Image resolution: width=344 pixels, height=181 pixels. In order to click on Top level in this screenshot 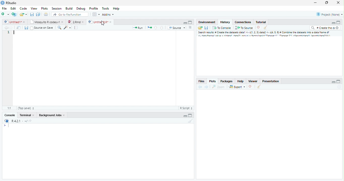, I will do `click(26, 108)`.